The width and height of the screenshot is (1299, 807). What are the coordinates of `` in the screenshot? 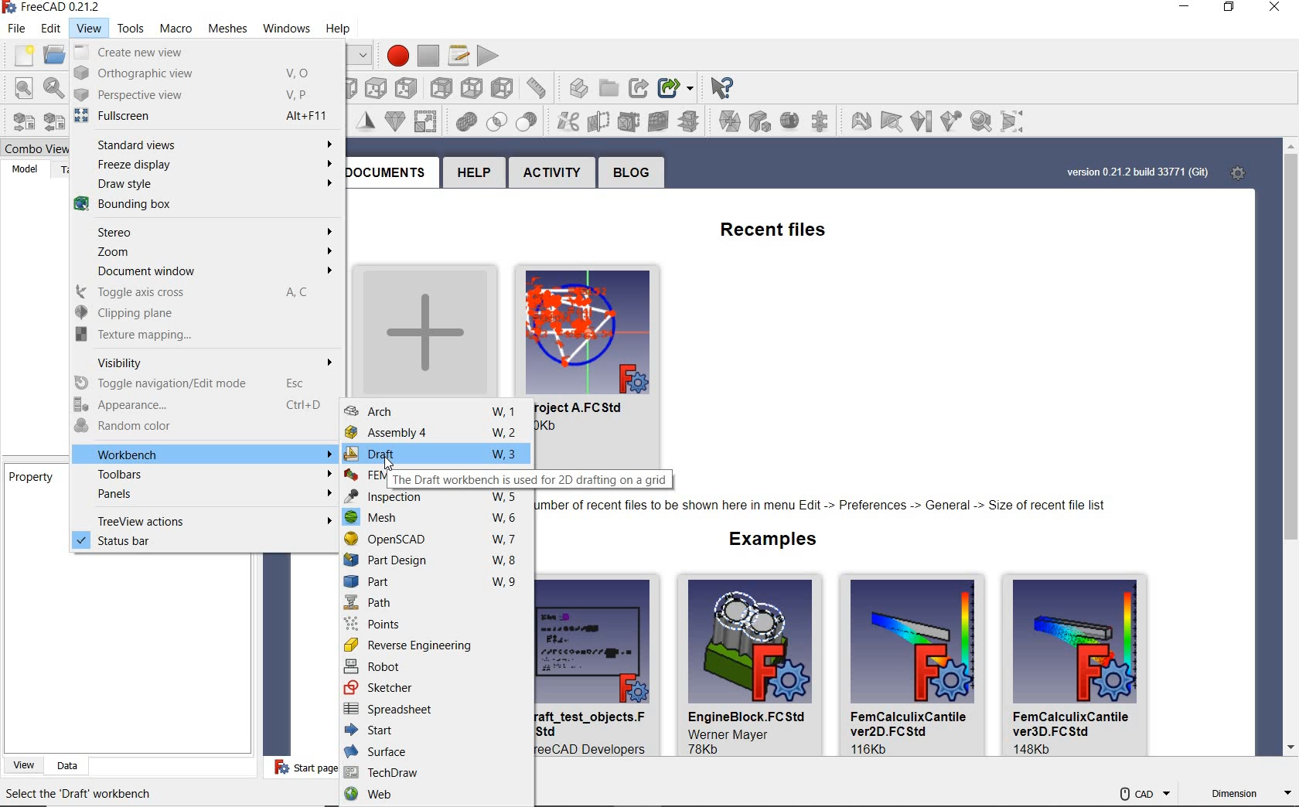 It's located at (205, 406).